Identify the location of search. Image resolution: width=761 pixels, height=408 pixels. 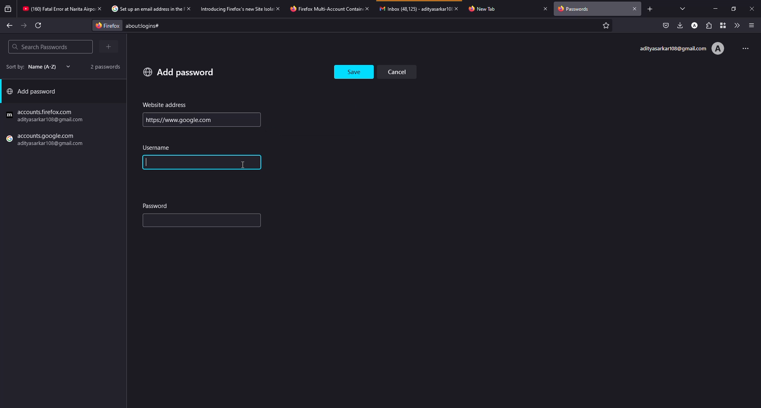
(40, 47).